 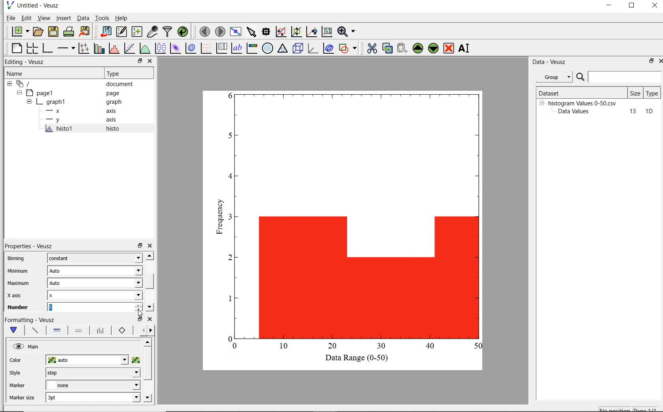 I want to click on arrange graphs in a grid , so click(x=33, y=47).